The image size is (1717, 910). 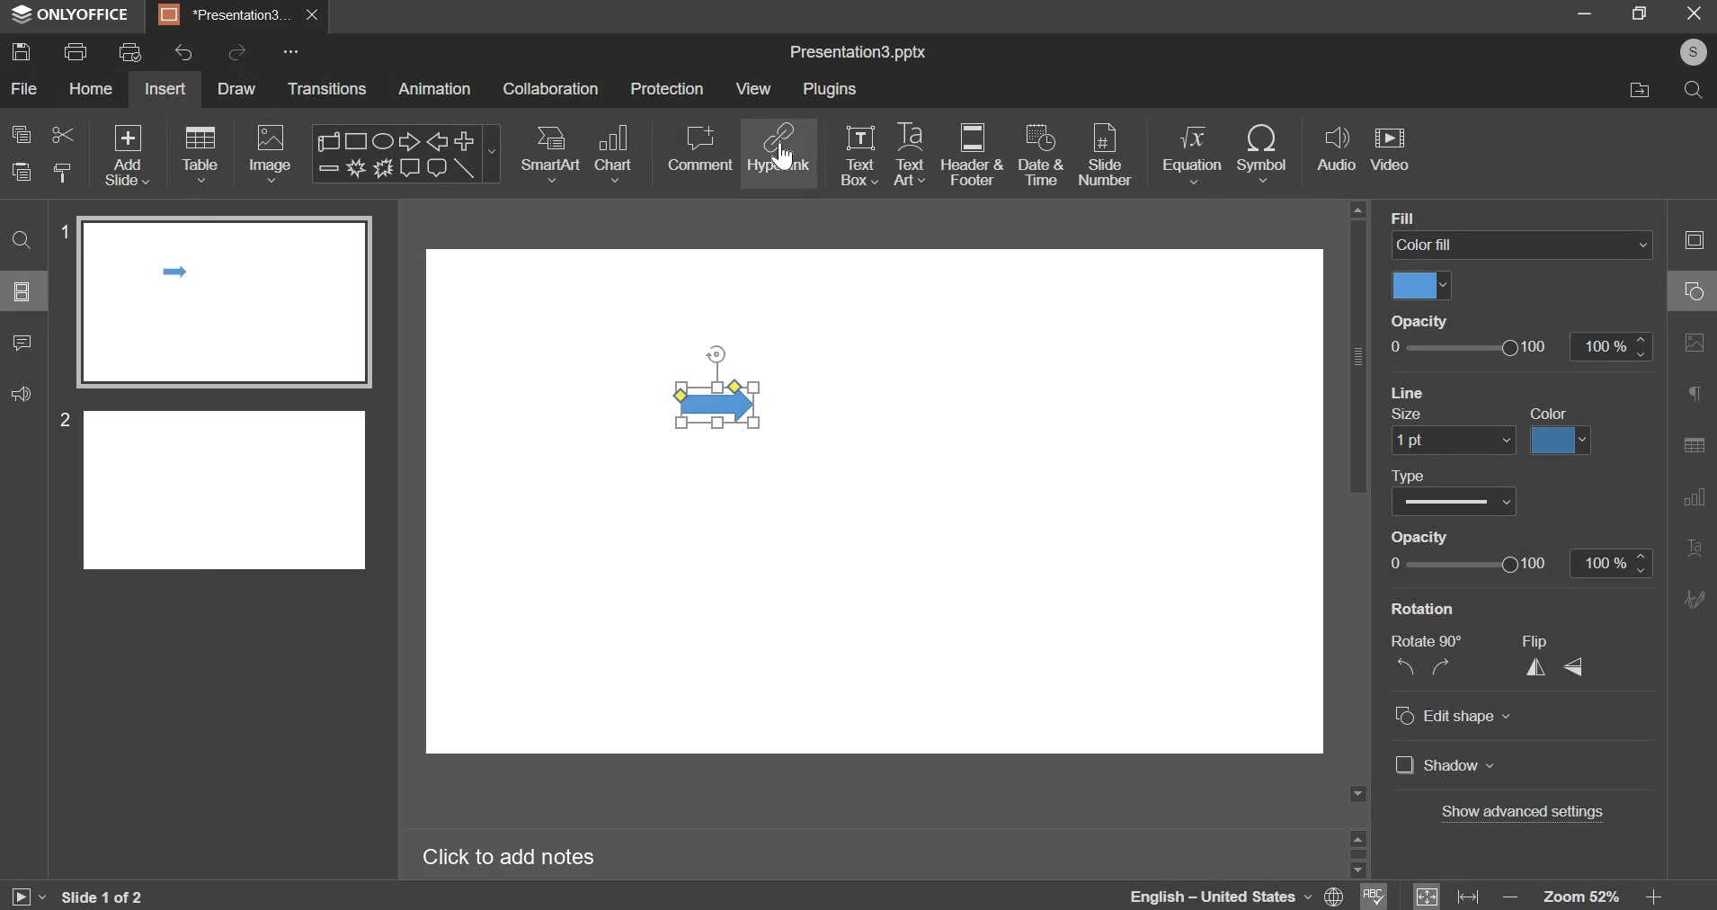 What do you see at coordinates (1195, 895) in the screenshot?
I see `language` at bounding box center [1195, 895].